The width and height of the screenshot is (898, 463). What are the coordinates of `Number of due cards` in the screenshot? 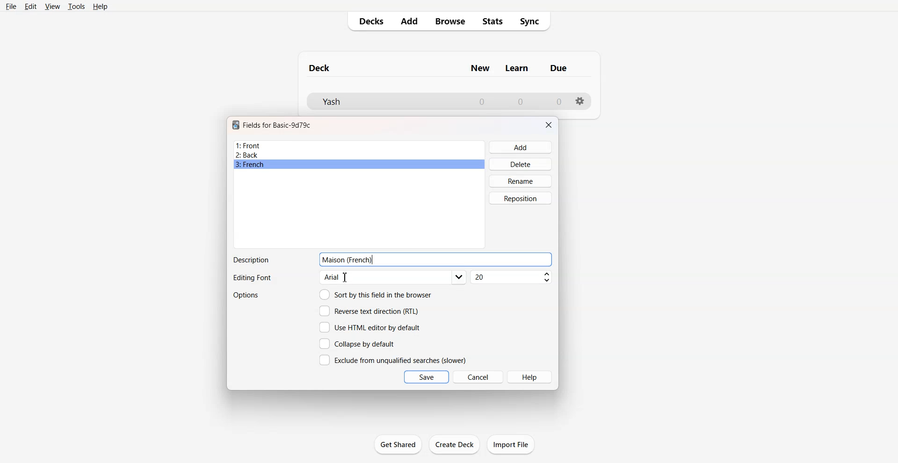 It's located at (559, 101).